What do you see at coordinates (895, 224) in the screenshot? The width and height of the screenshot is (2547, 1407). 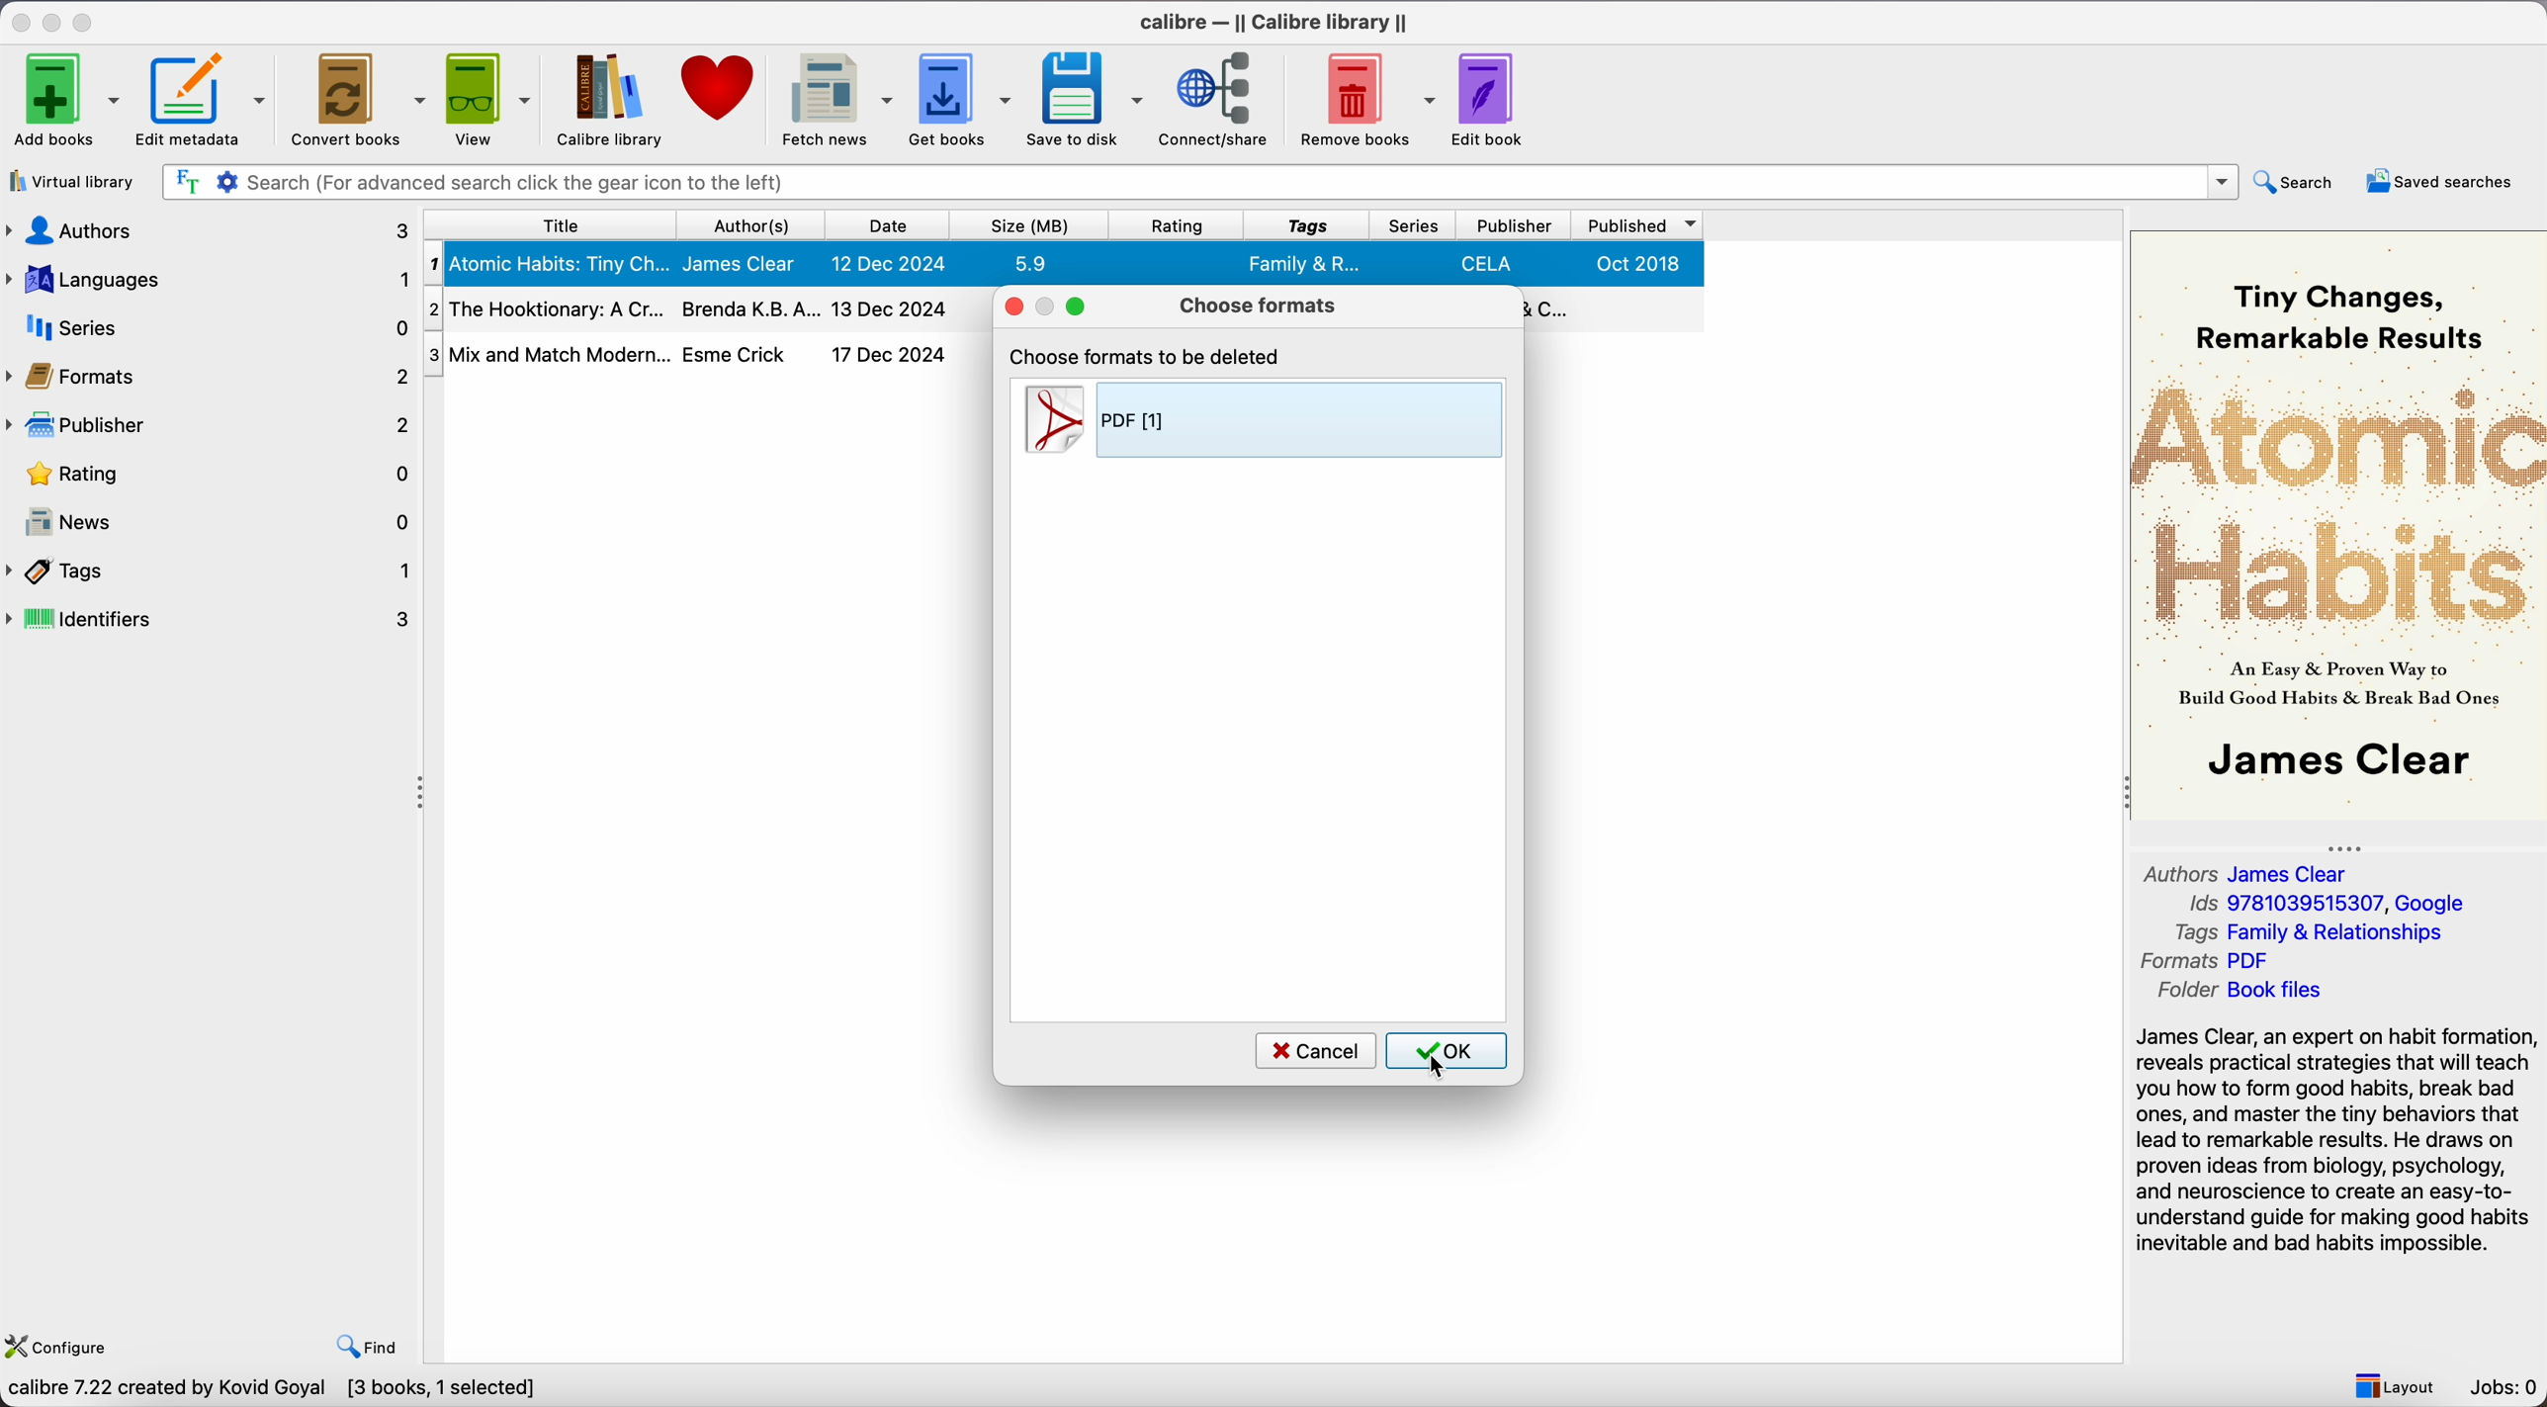 I see `date` at bounding box center [895, 224].